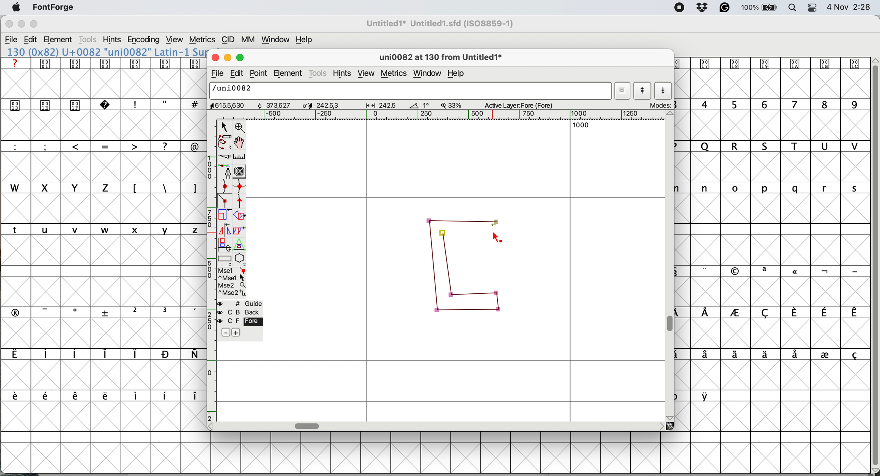 The image size is (880, 476). I want to click on vertical scale, so click(212, 270).